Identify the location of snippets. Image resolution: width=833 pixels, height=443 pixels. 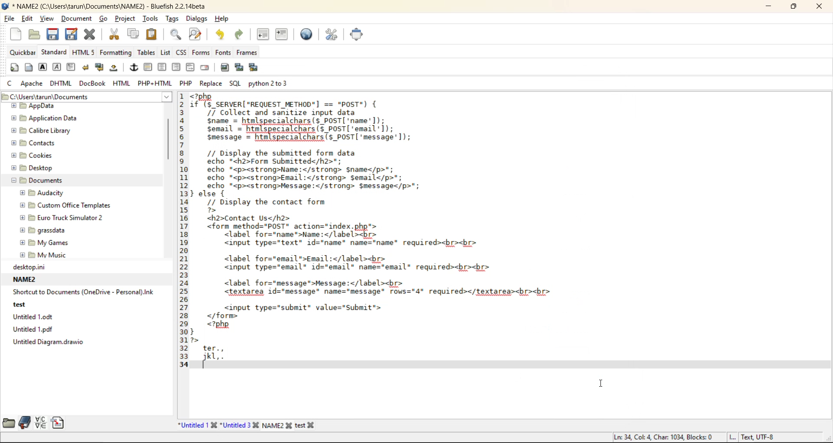
(57, 423).